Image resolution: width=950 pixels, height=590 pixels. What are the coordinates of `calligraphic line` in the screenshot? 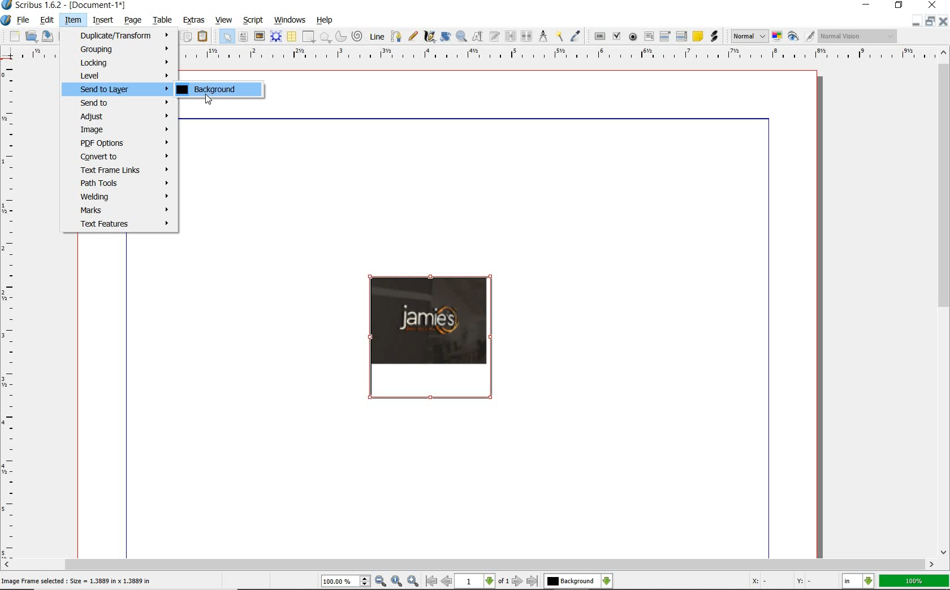 It's located at (429, 37).